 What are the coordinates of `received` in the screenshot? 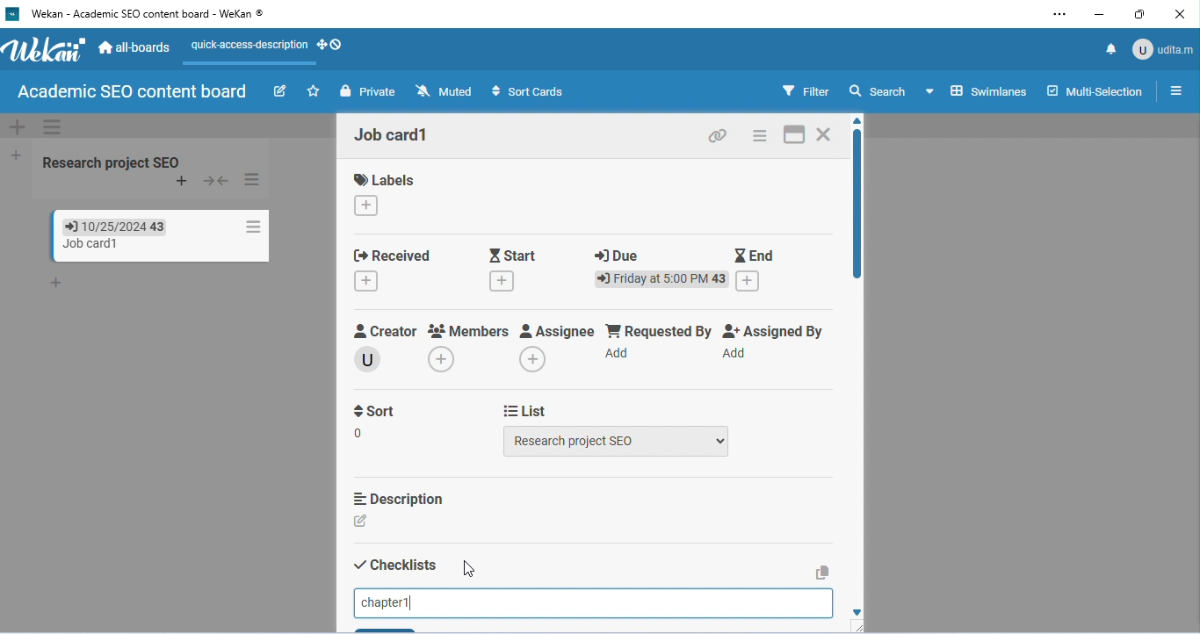 It's located at (392, 254).